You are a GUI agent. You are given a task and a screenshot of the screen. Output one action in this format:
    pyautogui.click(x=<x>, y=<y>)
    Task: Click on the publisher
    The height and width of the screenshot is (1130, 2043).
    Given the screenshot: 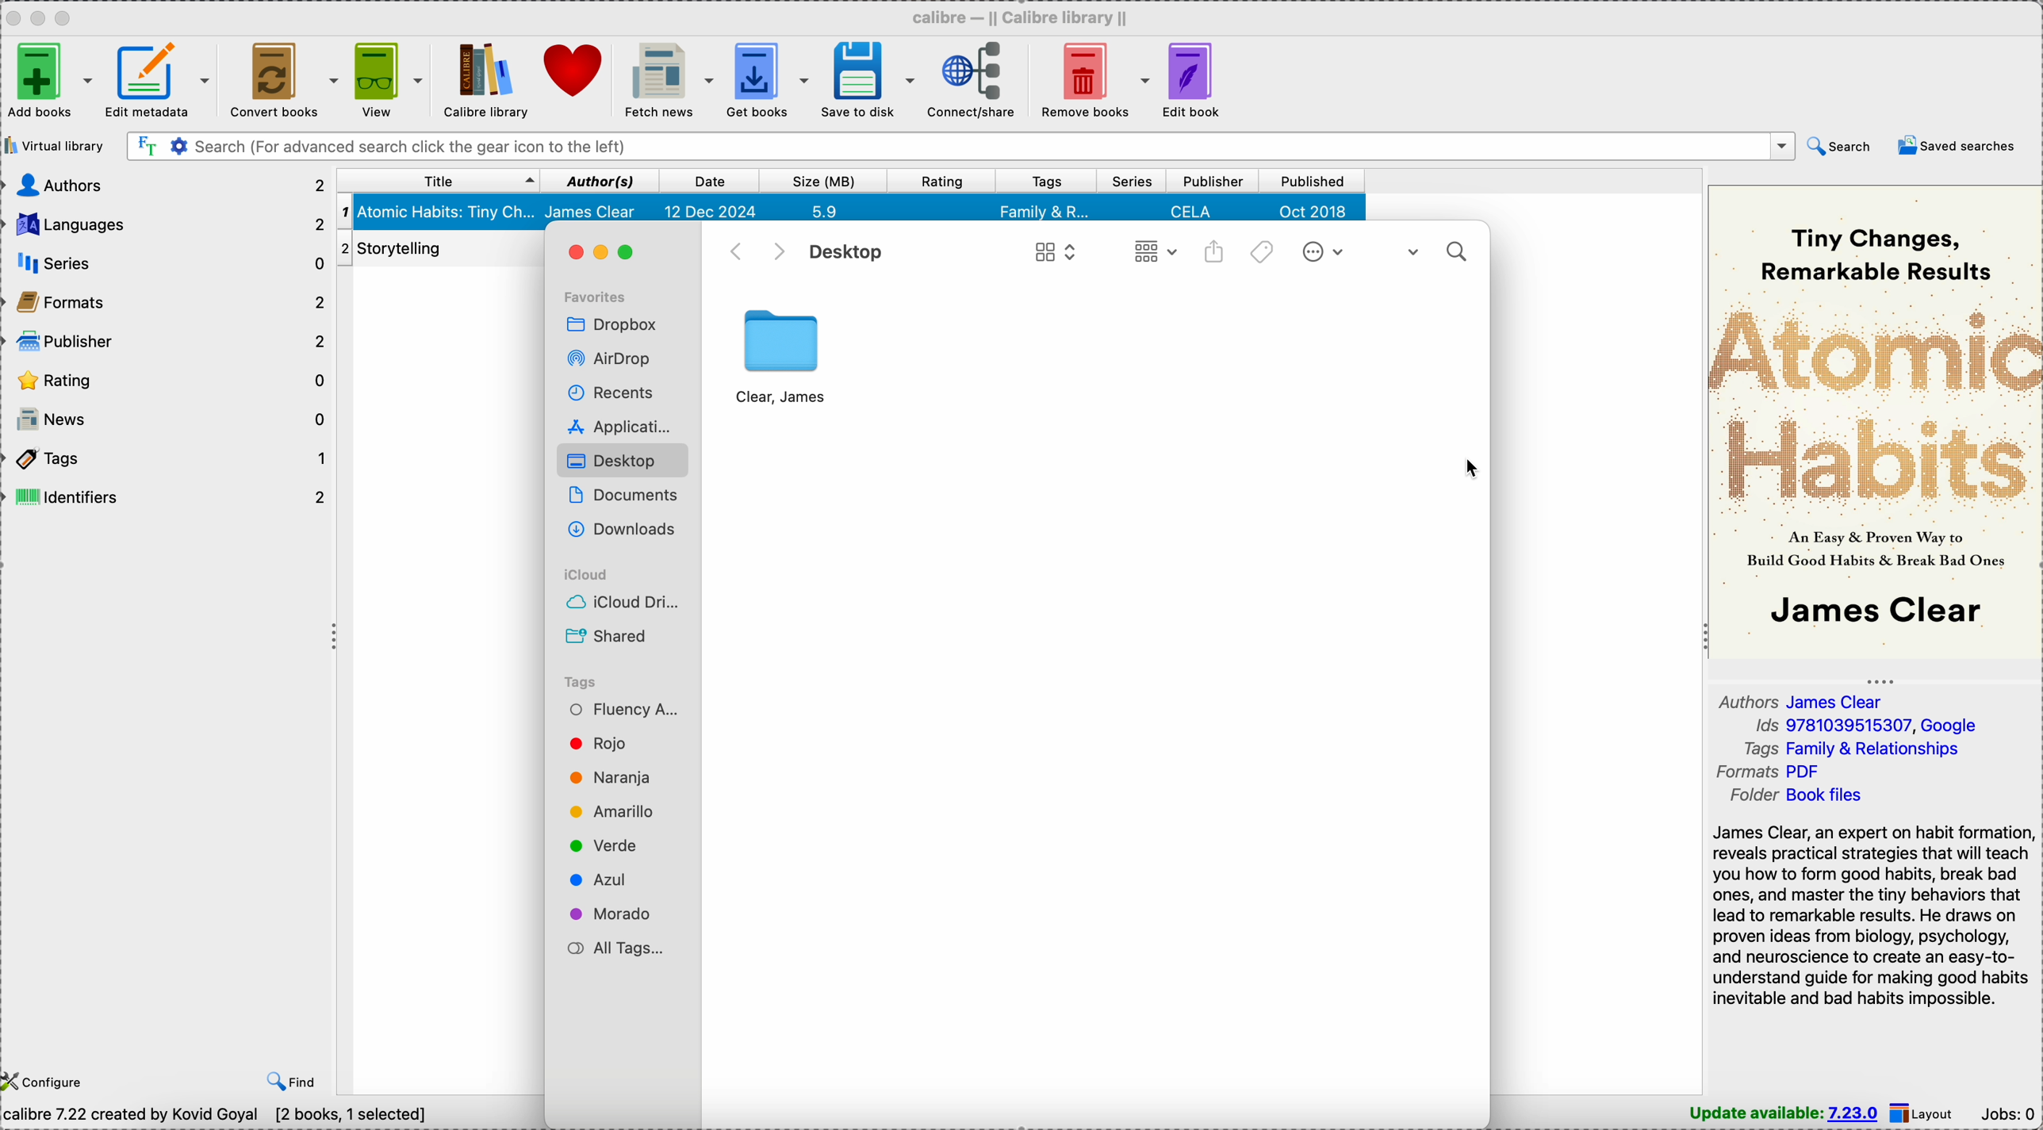 What is the action you would take?
    pyautogui.click(x=1212, y=181)
    